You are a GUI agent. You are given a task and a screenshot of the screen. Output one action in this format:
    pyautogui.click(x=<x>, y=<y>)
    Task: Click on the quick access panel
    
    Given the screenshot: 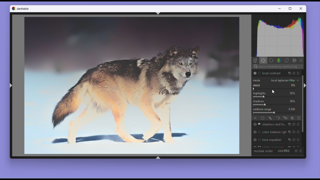 What is the action you would take?
    pyautogui.click(x=255, y=60)
    